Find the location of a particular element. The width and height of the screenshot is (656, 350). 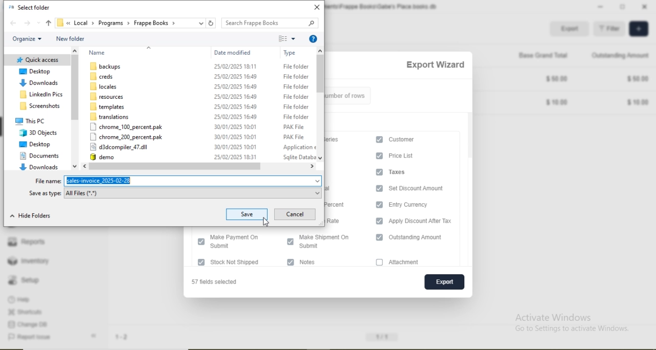

Price List is located at coordinates (408, 156).